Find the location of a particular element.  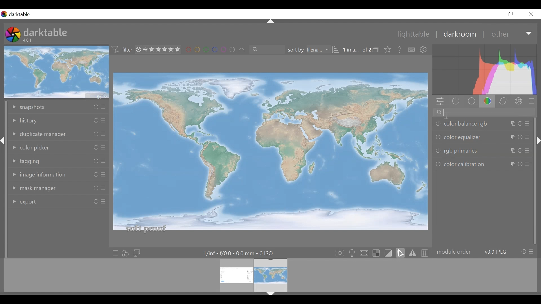

effect  is located at coordinates (520, 102).